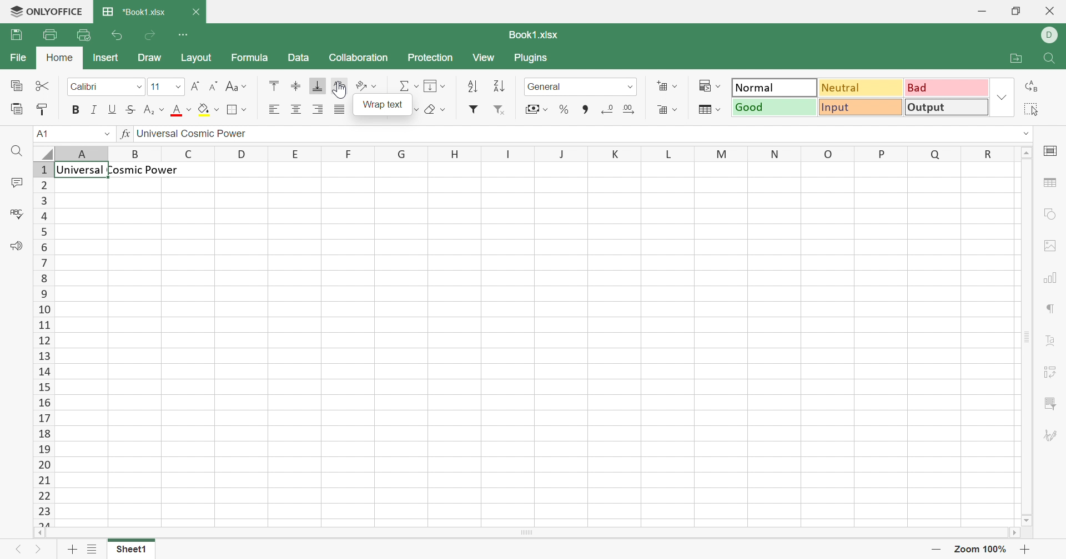 The width and height of the screenshot is (1066, 559). I want to click on Data, so click(301, 58).